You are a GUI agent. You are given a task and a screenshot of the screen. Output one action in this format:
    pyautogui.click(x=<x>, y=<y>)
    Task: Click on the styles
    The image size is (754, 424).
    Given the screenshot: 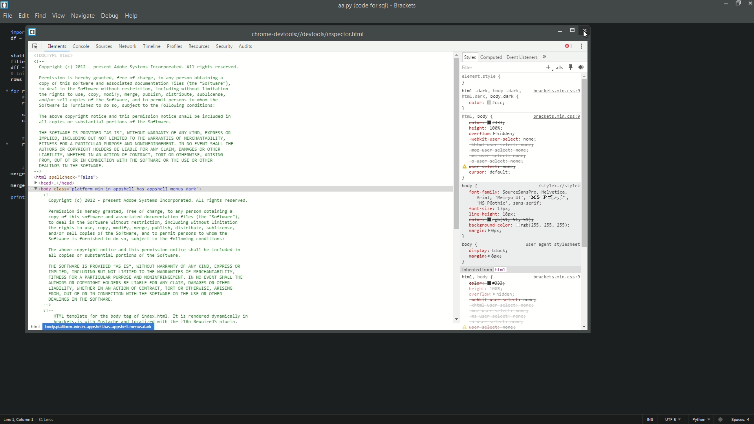 What is the action you would take?
    pyautogui.click(x=470, y=57)
    